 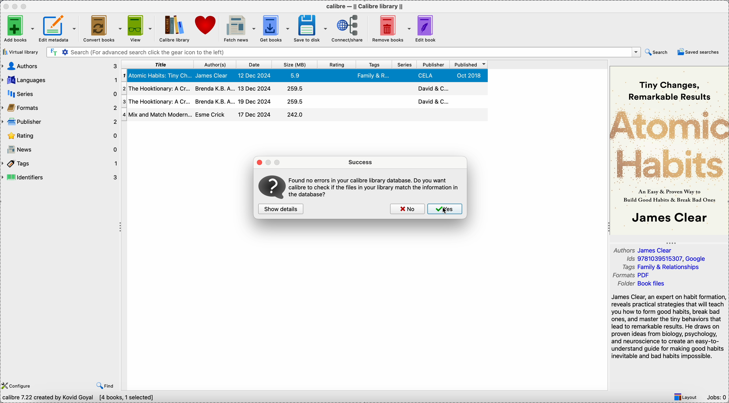 What do you see at coordinates (311, 29) in the screenshot?
I see `save to disk` at bounding box center [311, 29].